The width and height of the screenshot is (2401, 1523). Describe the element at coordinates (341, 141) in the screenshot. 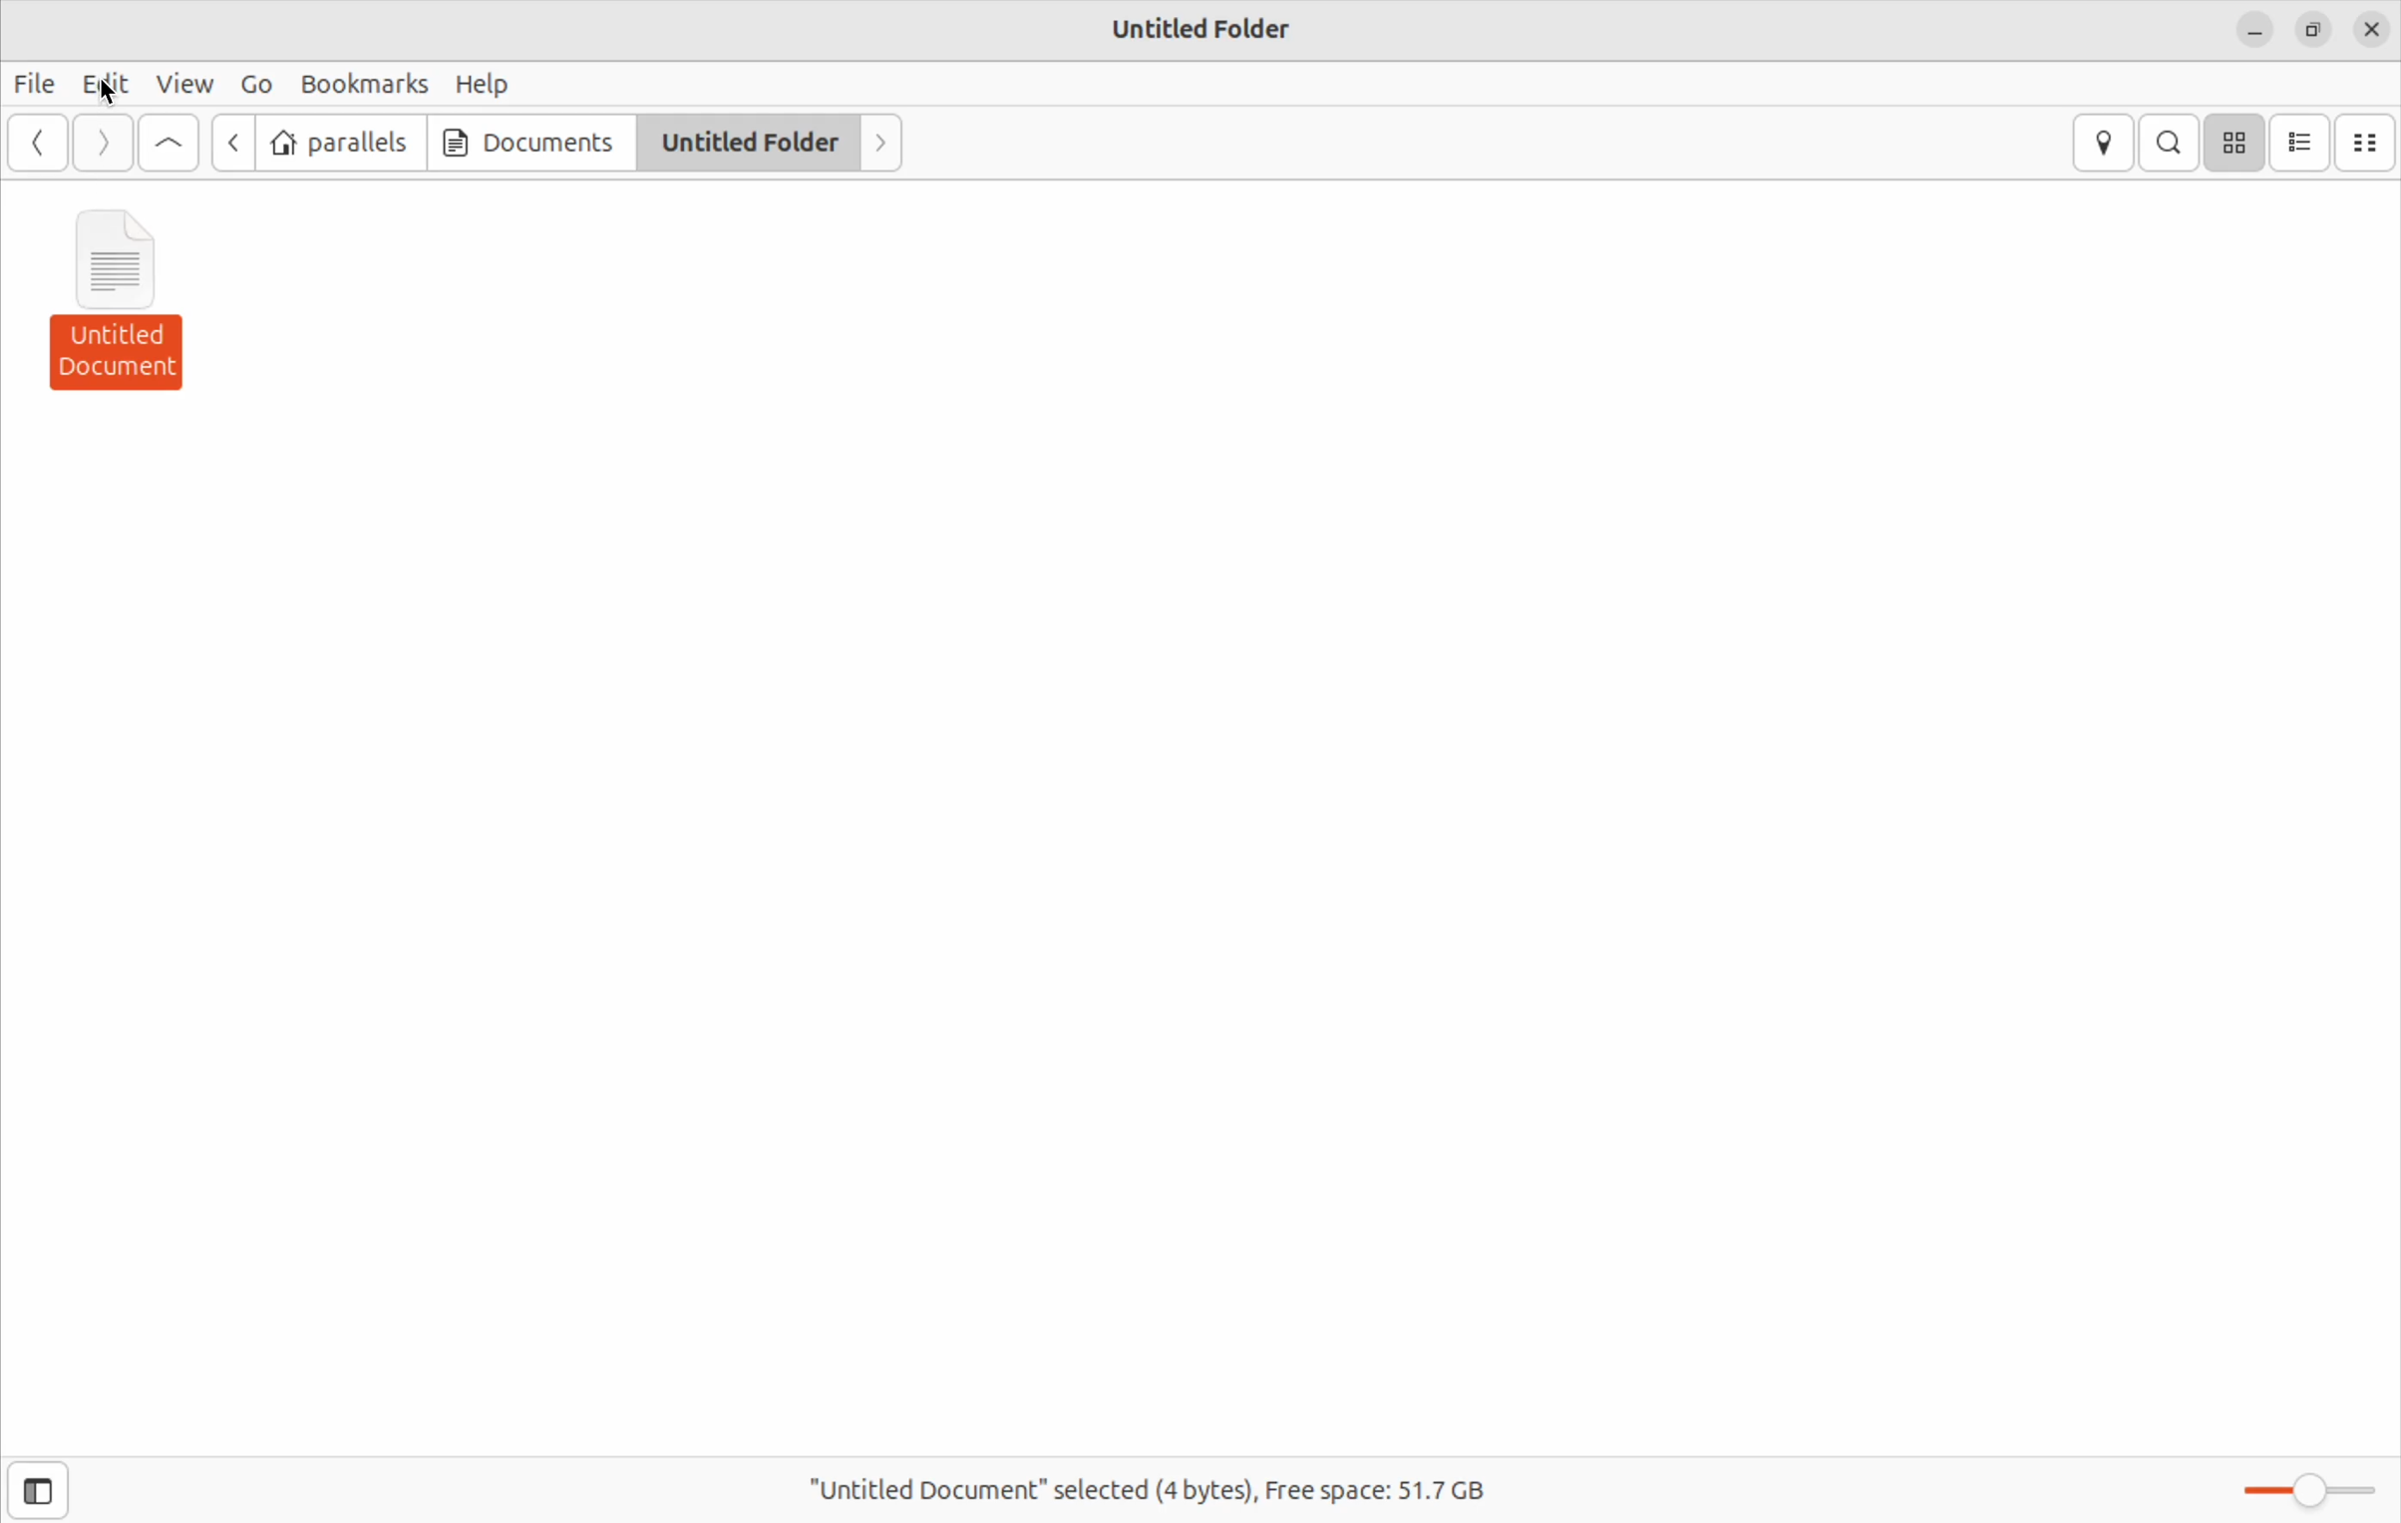

I see `parallels` at that location.